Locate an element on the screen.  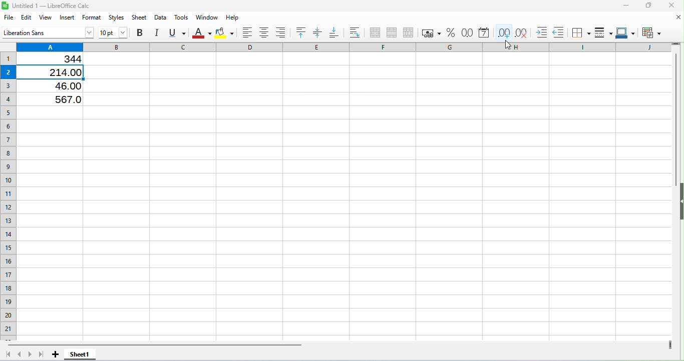
Scroll to last sheet is located at coordinates (42, 354).